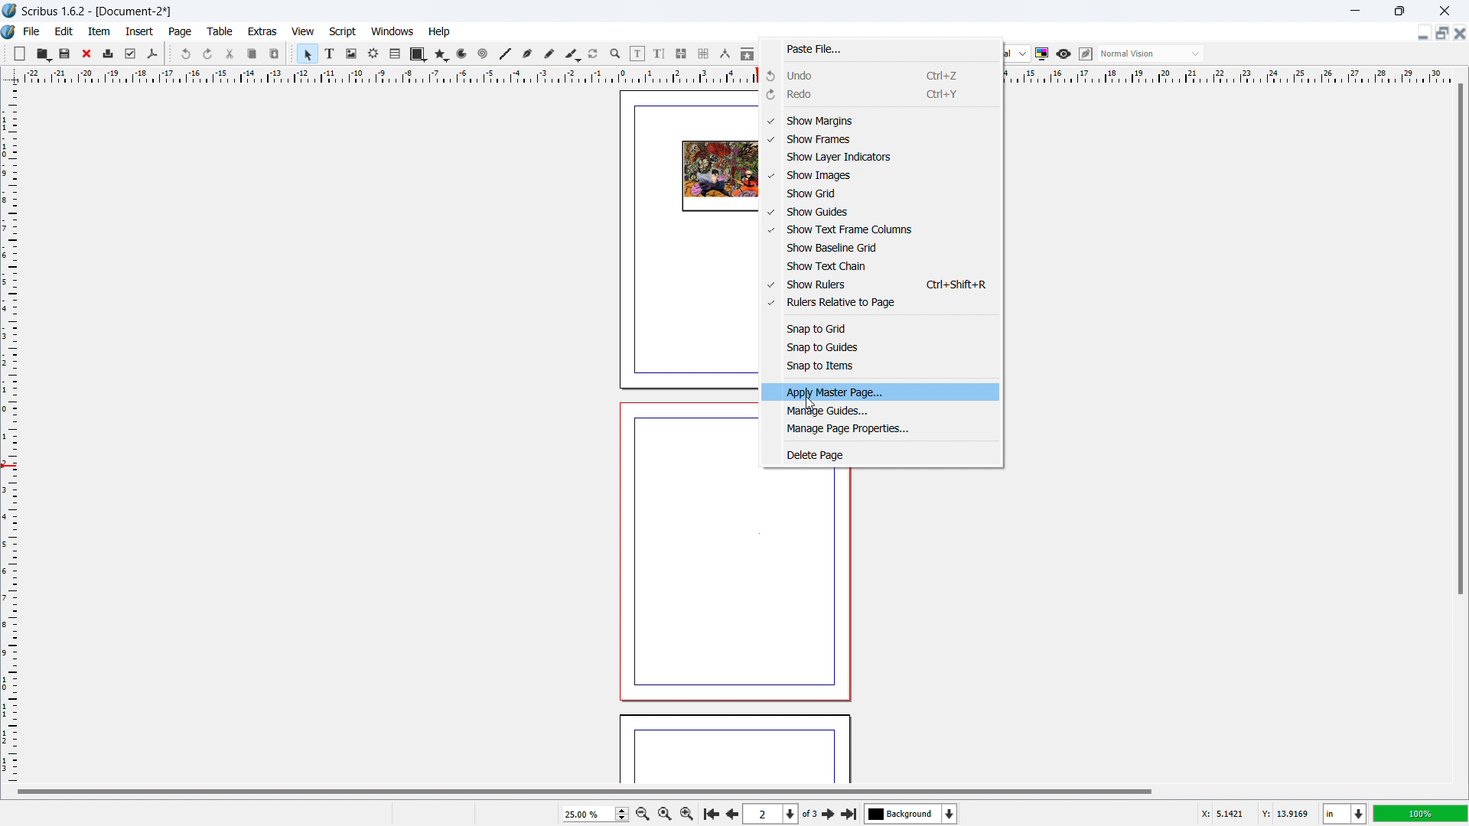 Image resolution: width=1469 pixels, height=826 pixels. What do you see at coordinates (5, 52) in the screenshot?
I see `move toolbox` at bounding box center [5, 52].